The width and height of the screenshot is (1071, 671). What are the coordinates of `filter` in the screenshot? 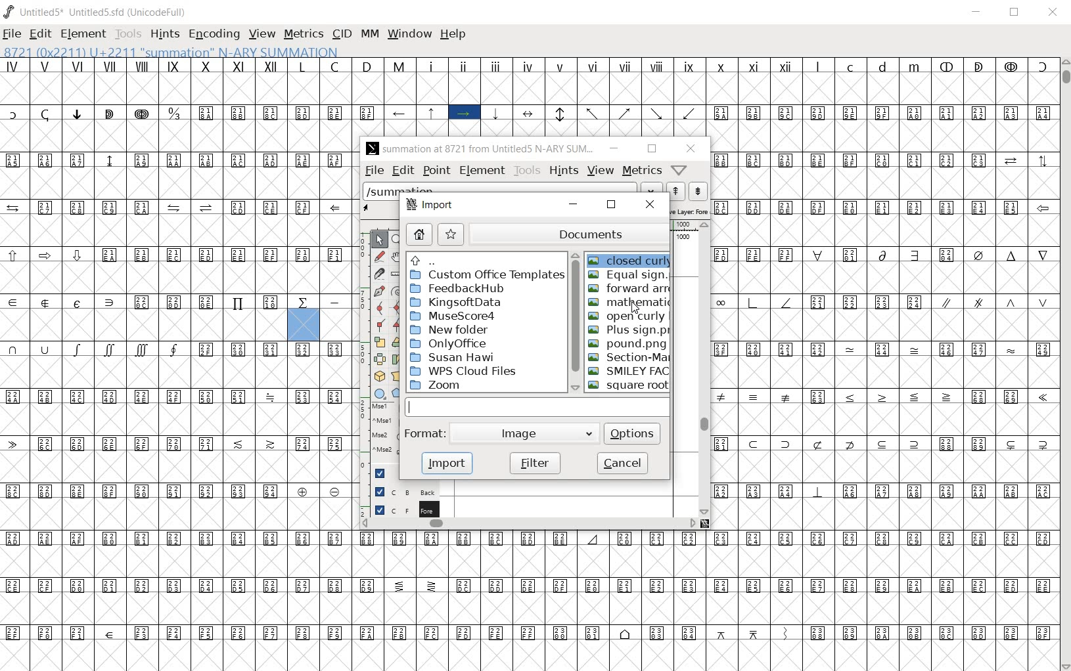 It's located at (535, 464).